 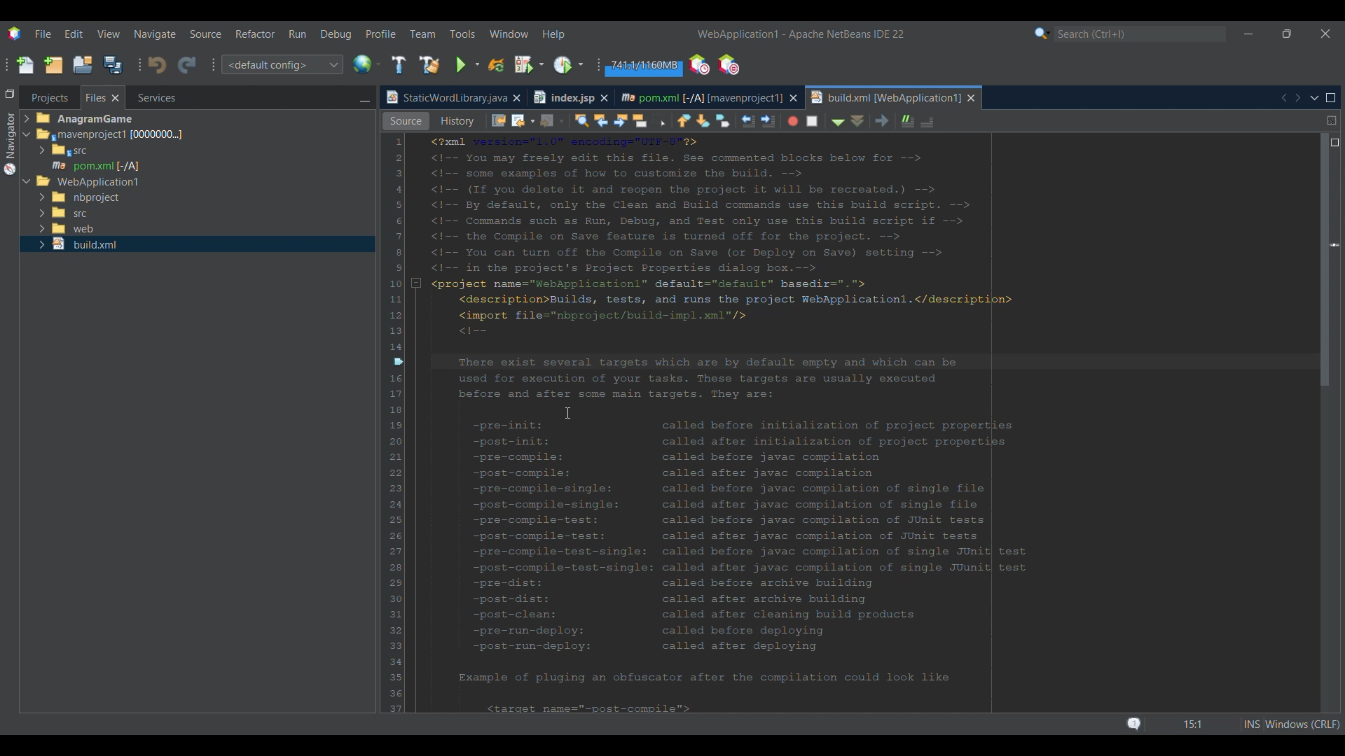 What do you see at coordinates (381, 34) in the screenshot?
I see `Profile menu` at bounding box center [381, 34].